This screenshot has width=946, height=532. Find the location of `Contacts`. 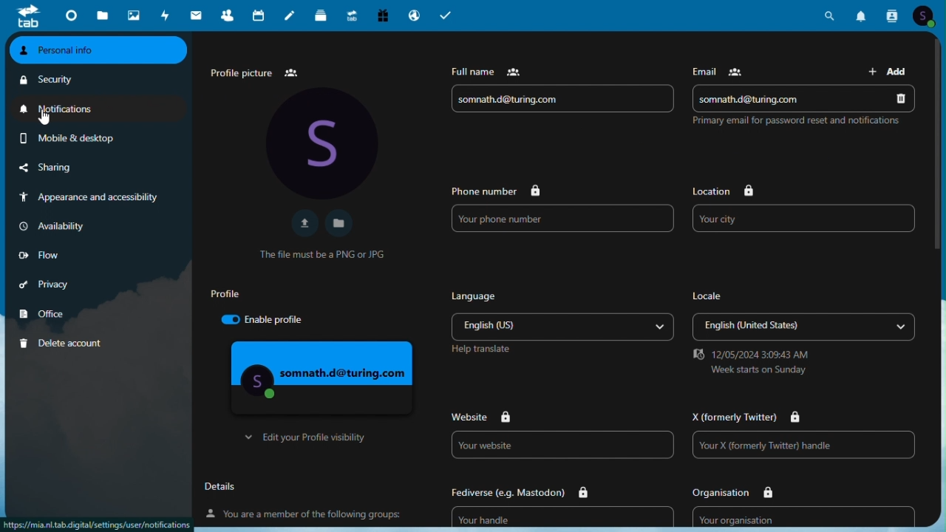

Contacts is located at coordinates (228, 13).